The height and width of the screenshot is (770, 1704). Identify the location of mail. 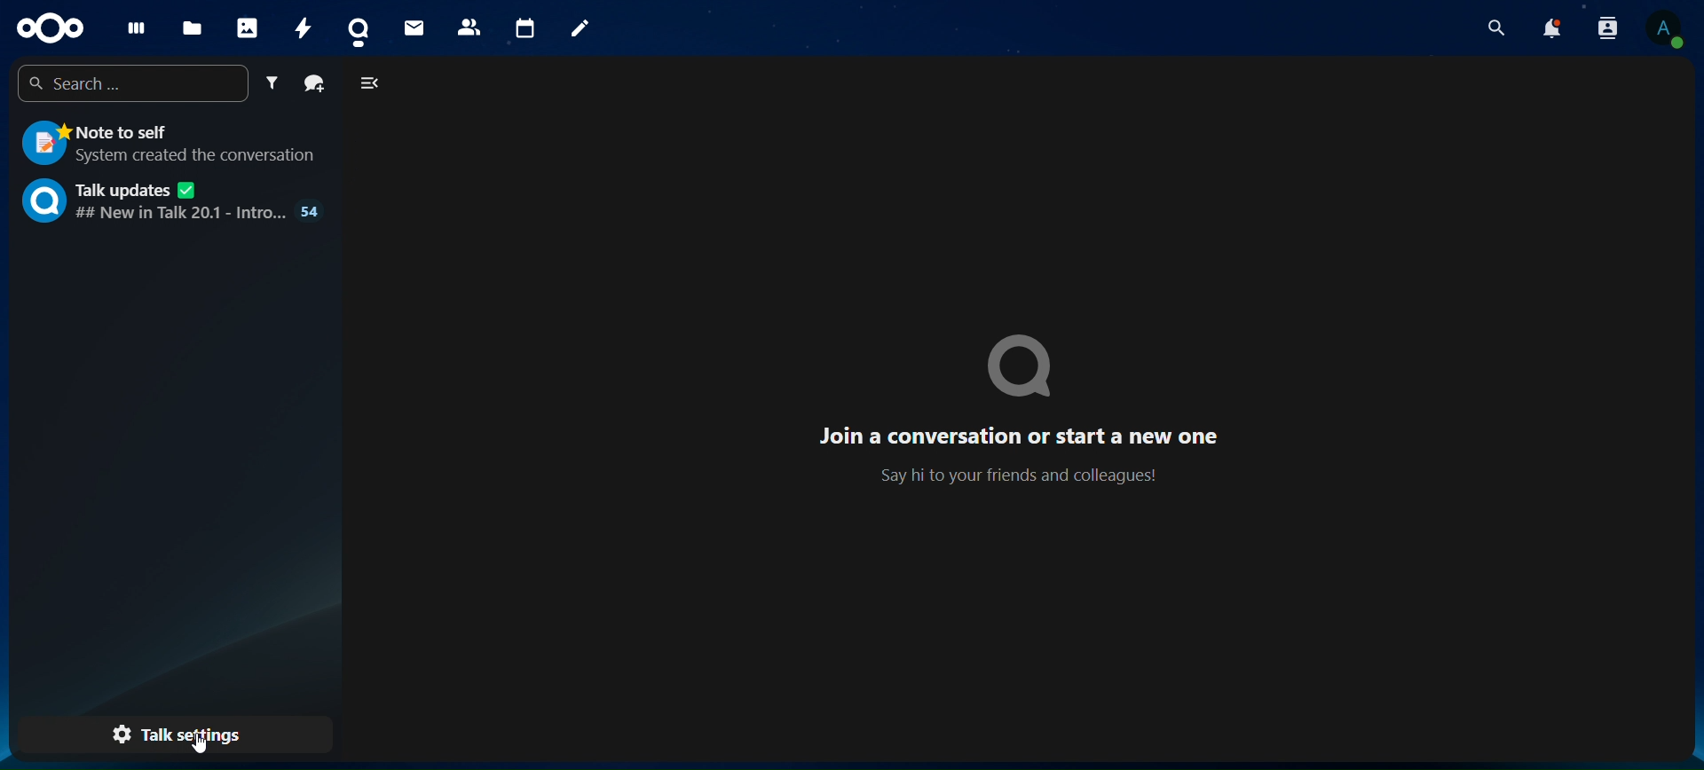
(414, 26).